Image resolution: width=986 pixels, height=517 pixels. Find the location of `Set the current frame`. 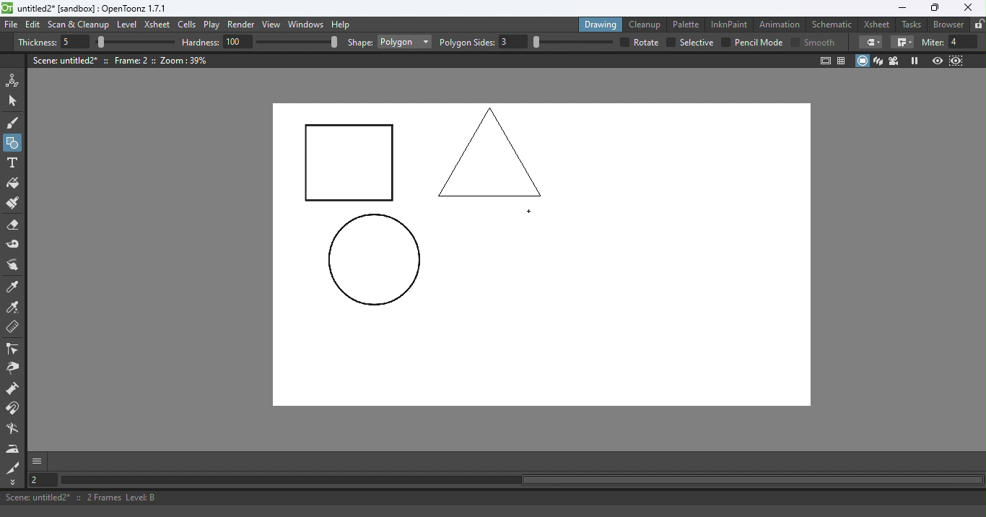

Set the current frame is located at coordinates (41, 479).